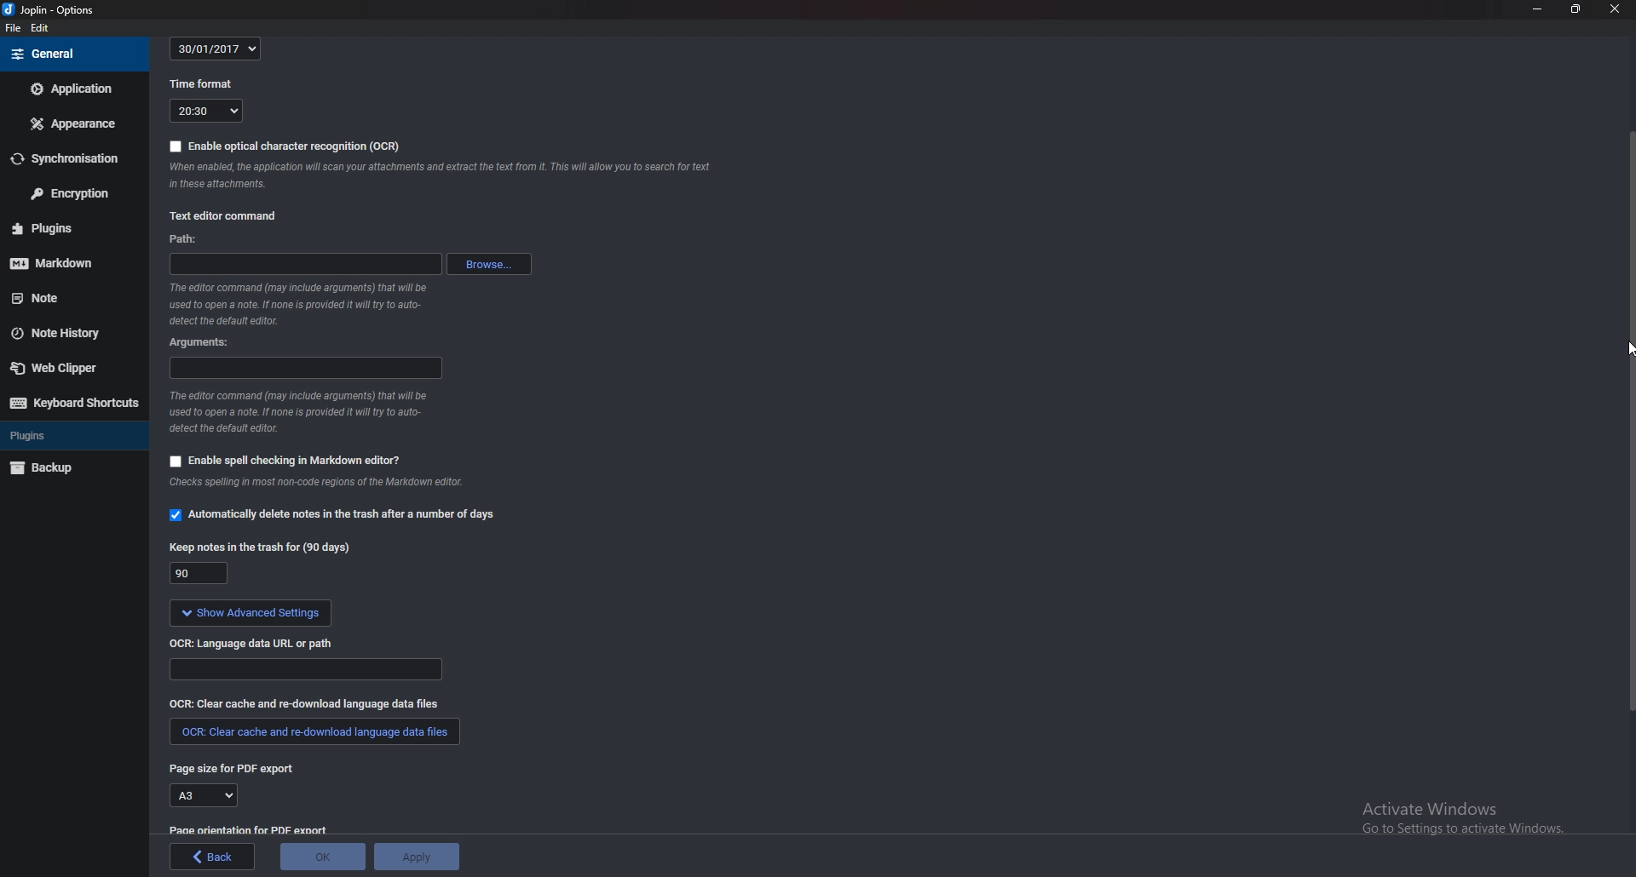 This screenshot has height=877, width=1636. What do you see at coordinates (212, 857) in the screenshot?
I see `back` at bounding box center [212, 857].